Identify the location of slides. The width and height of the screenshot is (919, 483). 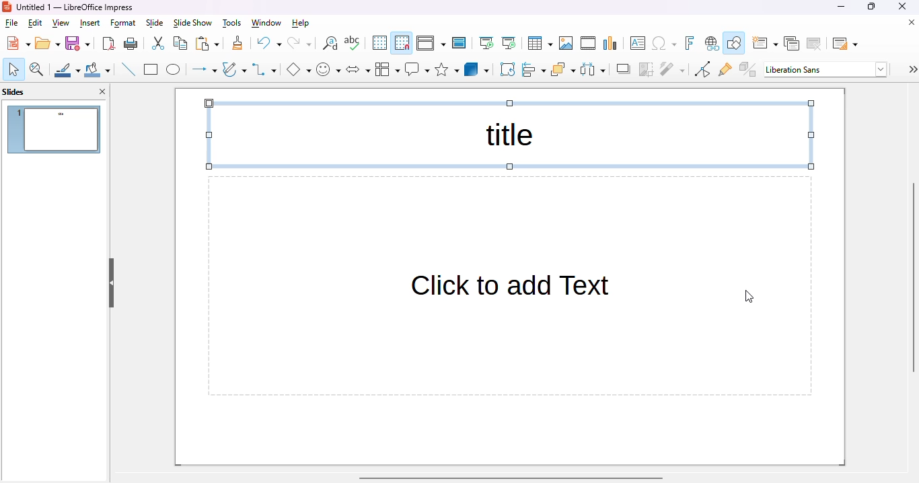
(14, 92).